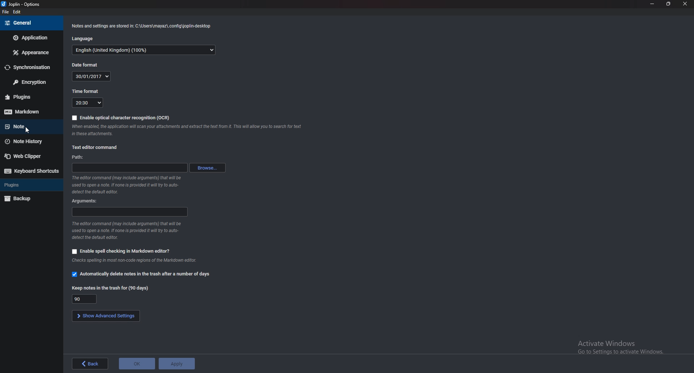 Image resolution: width=694 pixels, height=373 pixels. What do you see at coordinates (188, 130) in the screenshot?
I see `Info` at bounding box center [188, 130].